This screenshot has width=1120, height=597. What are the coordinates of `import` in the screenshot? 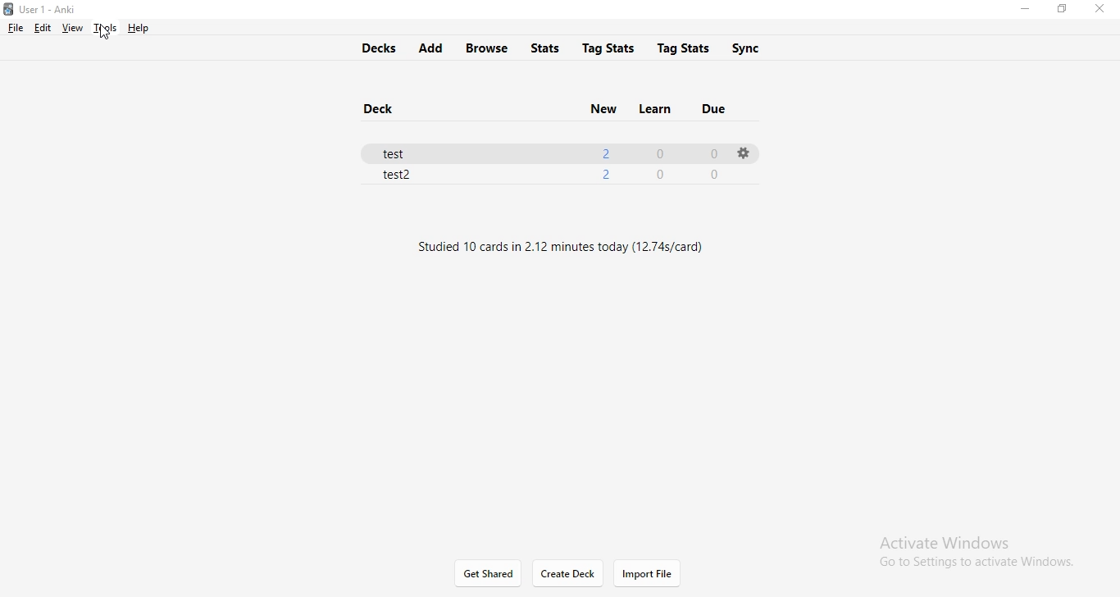 It's located at (647, 574).